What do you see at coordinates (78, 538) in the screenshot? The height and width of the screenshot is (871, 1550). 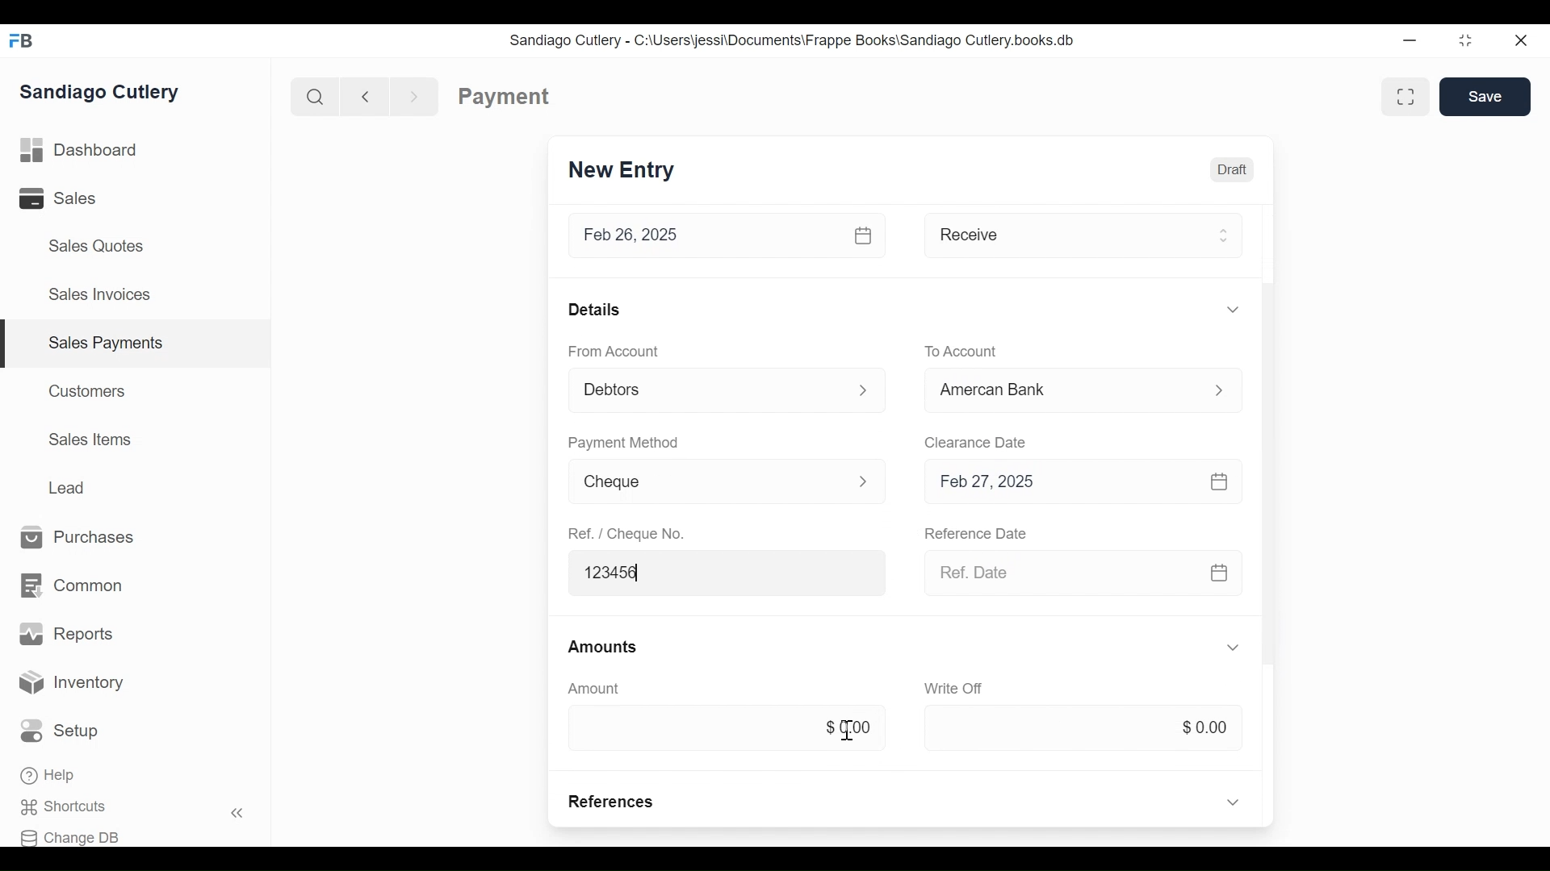 I see `Purchases` at bounding box center [78, 538].